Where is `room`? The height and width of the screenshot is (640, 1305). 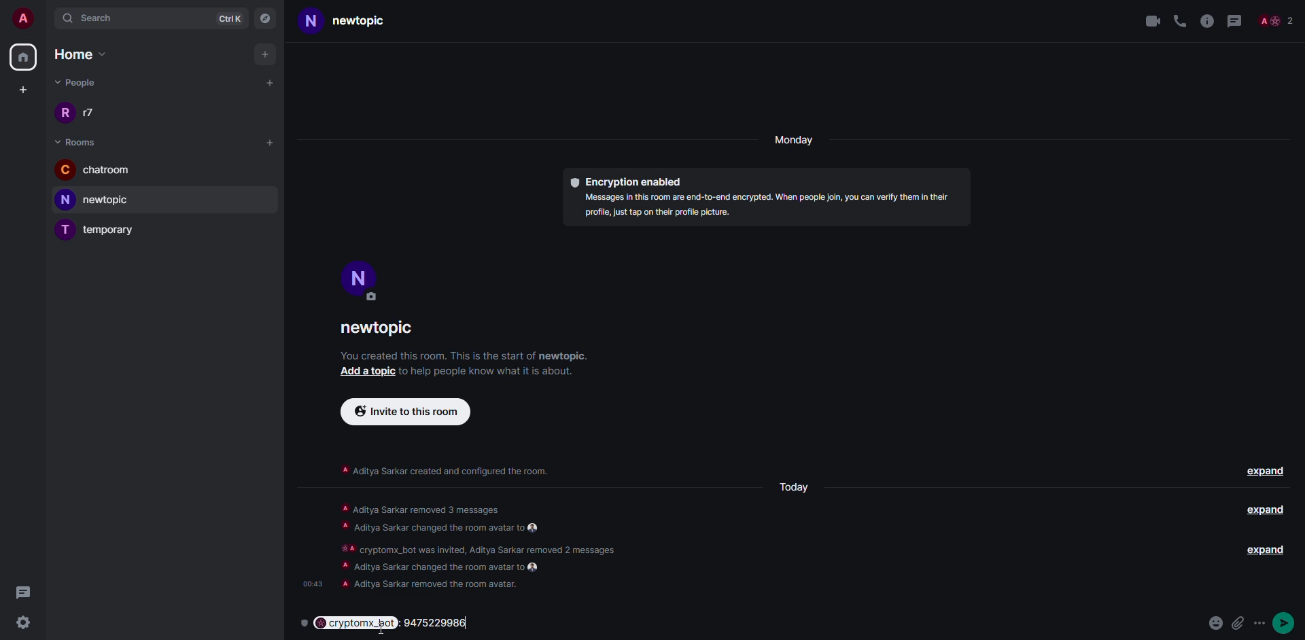
room is located at coordinates (79, 142).